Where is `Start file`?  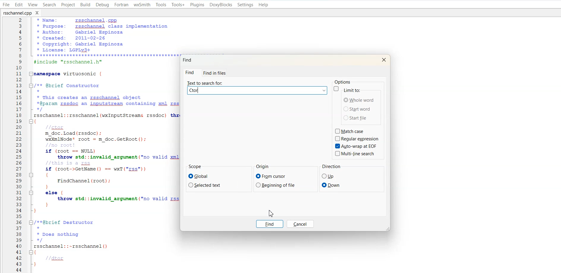 Start file is located at coordinates (357, 118).